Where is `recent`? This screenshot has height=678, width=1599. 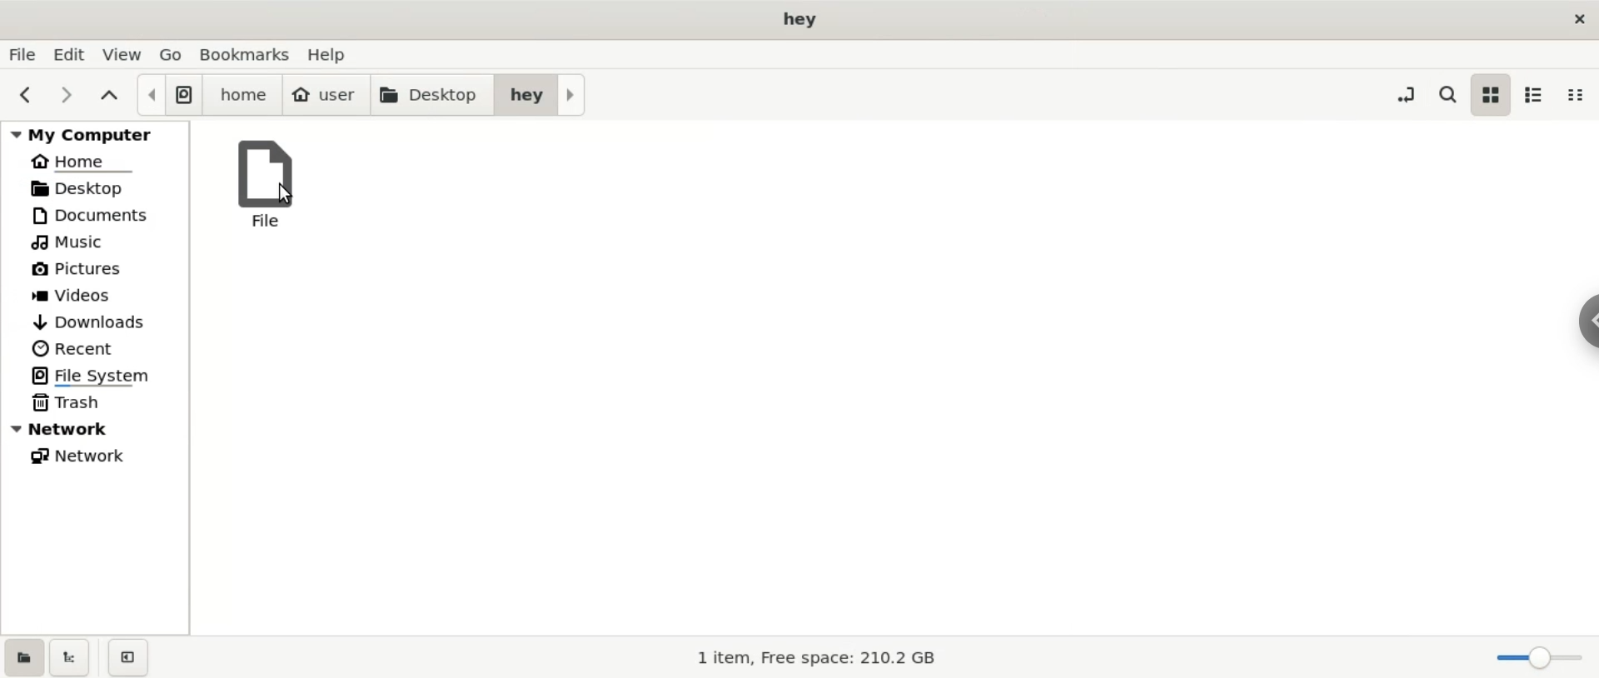
recent is located at coordinates (96, 350).